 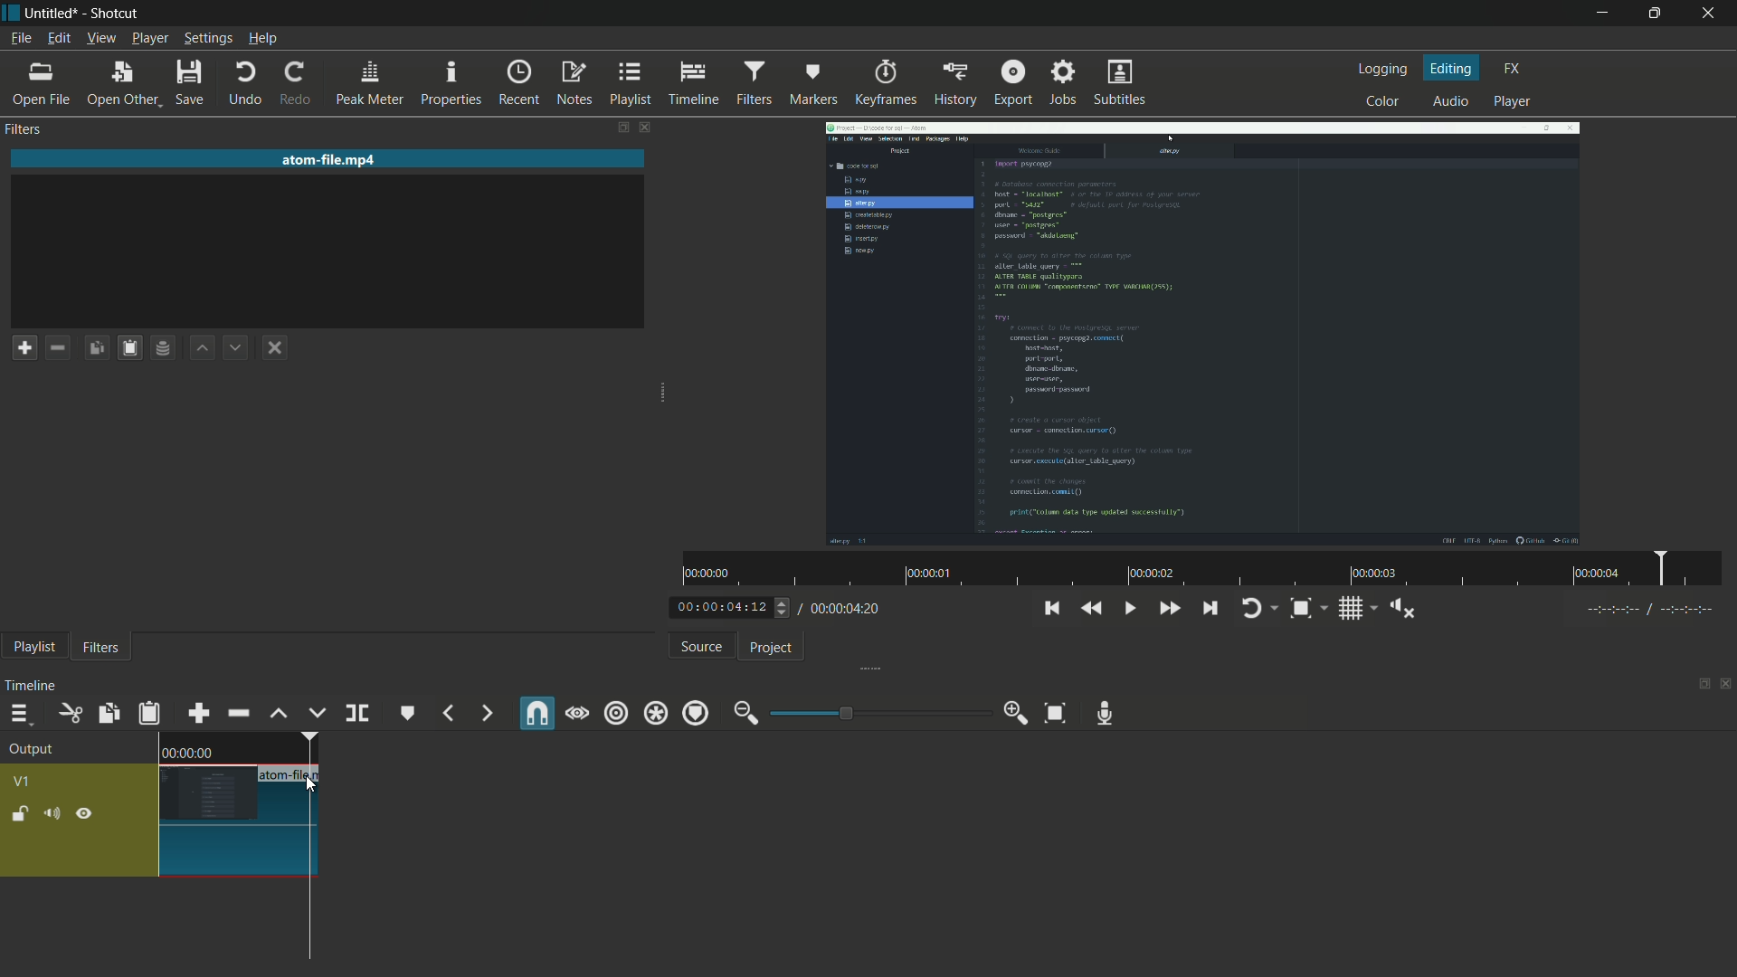 What do you see at coordinates (883, 82) in the screenshot?
I see `keyframes` at bounding box center [883, 82].